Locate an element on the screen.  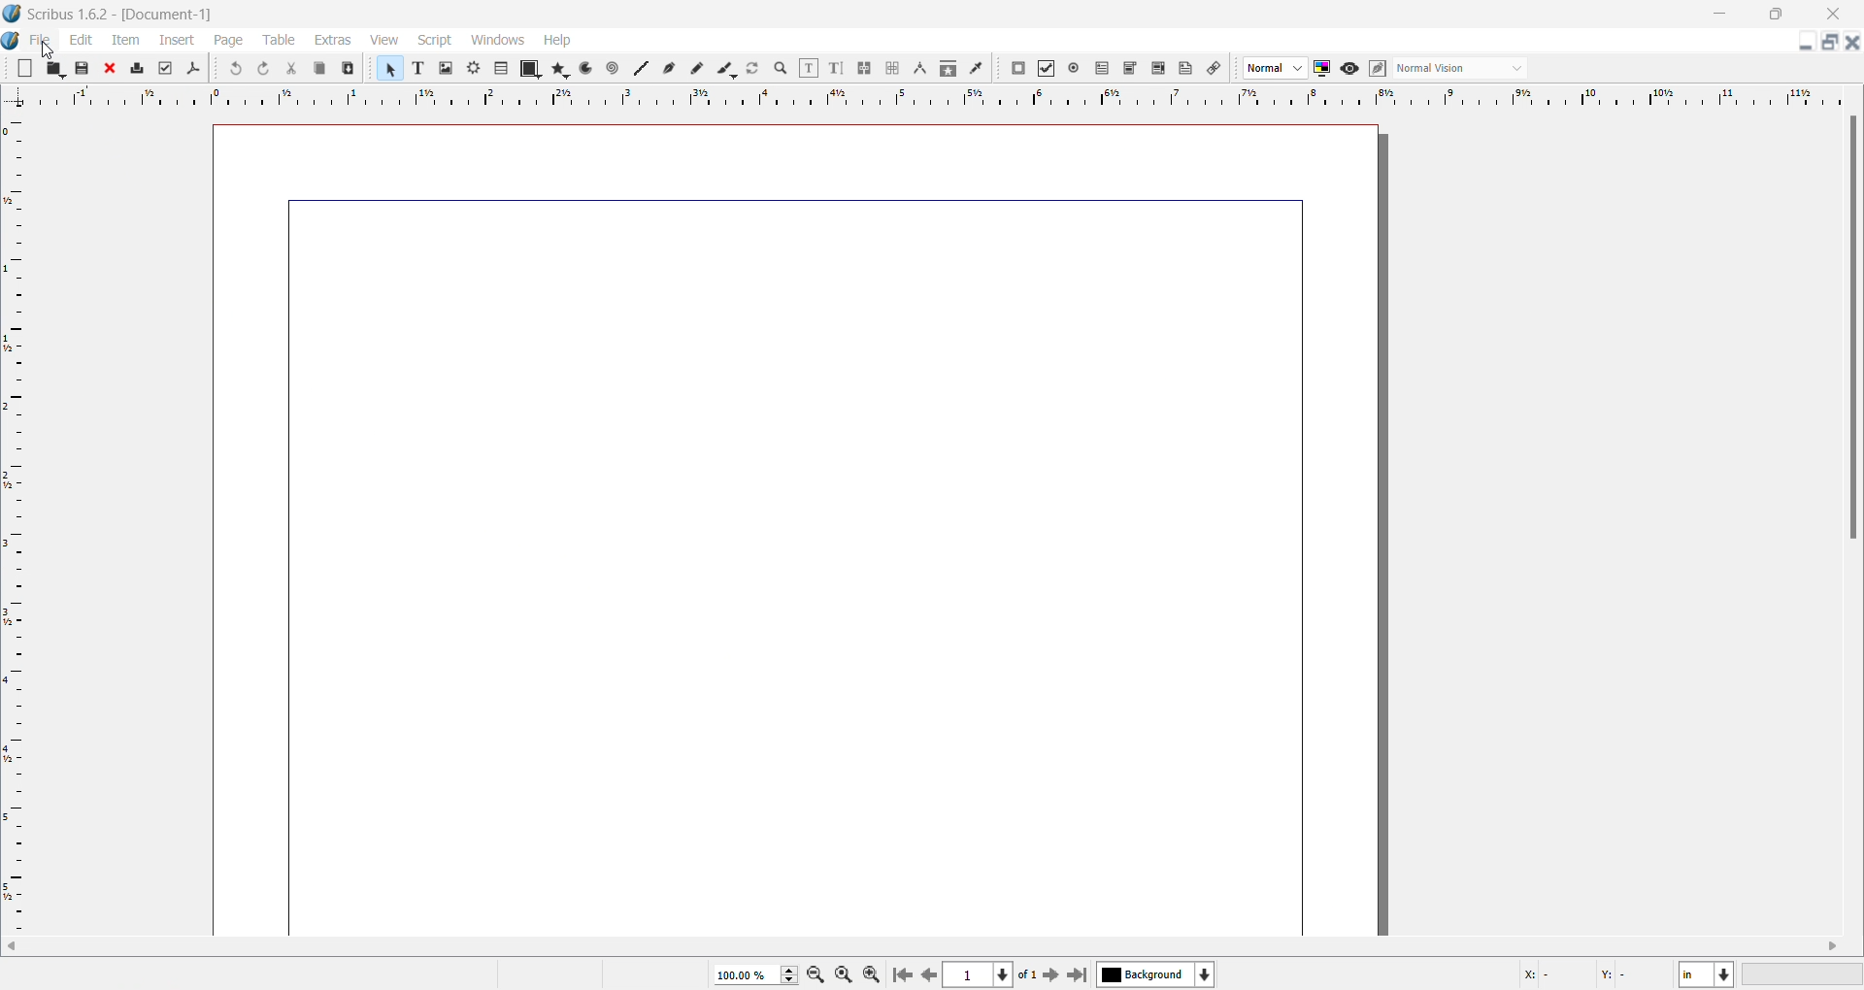
in is located at coordinates (1712, 975).